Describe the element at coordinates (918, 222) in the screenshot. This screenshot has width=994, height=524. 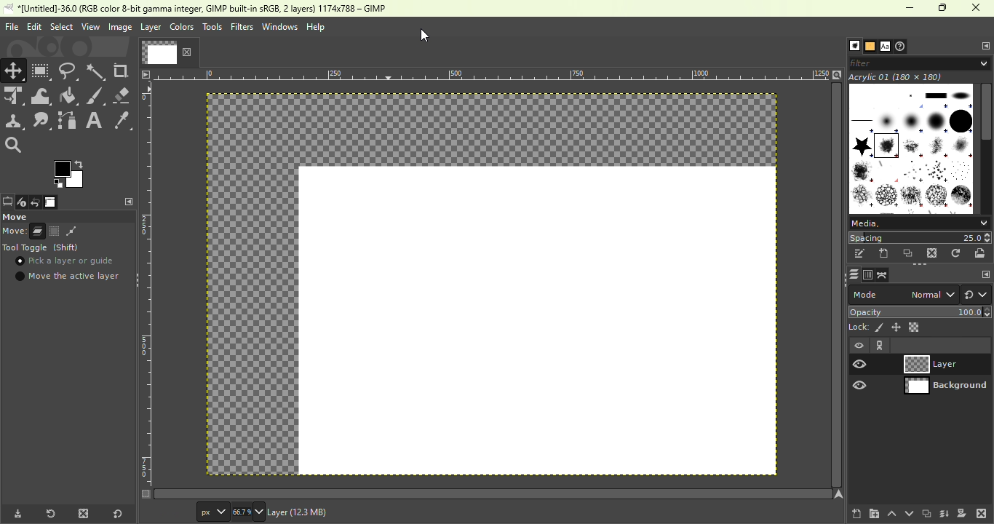
I see `Media` at that location.